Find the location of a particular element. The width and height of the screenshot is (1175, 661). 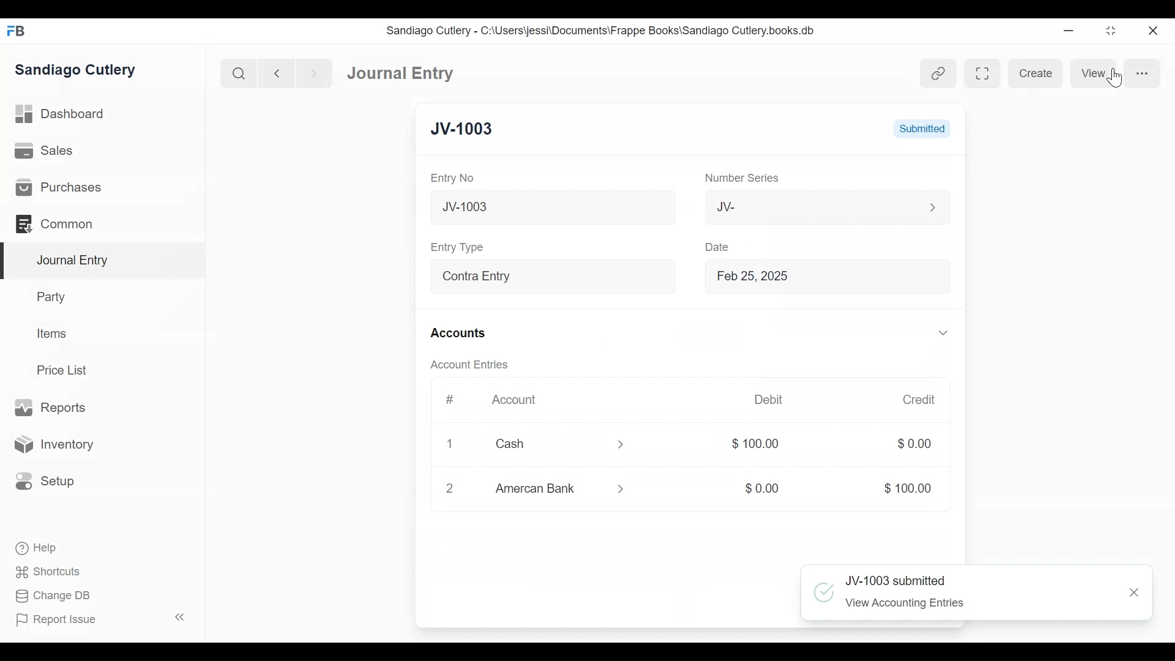

Price List is located at coordinates (64, 370).